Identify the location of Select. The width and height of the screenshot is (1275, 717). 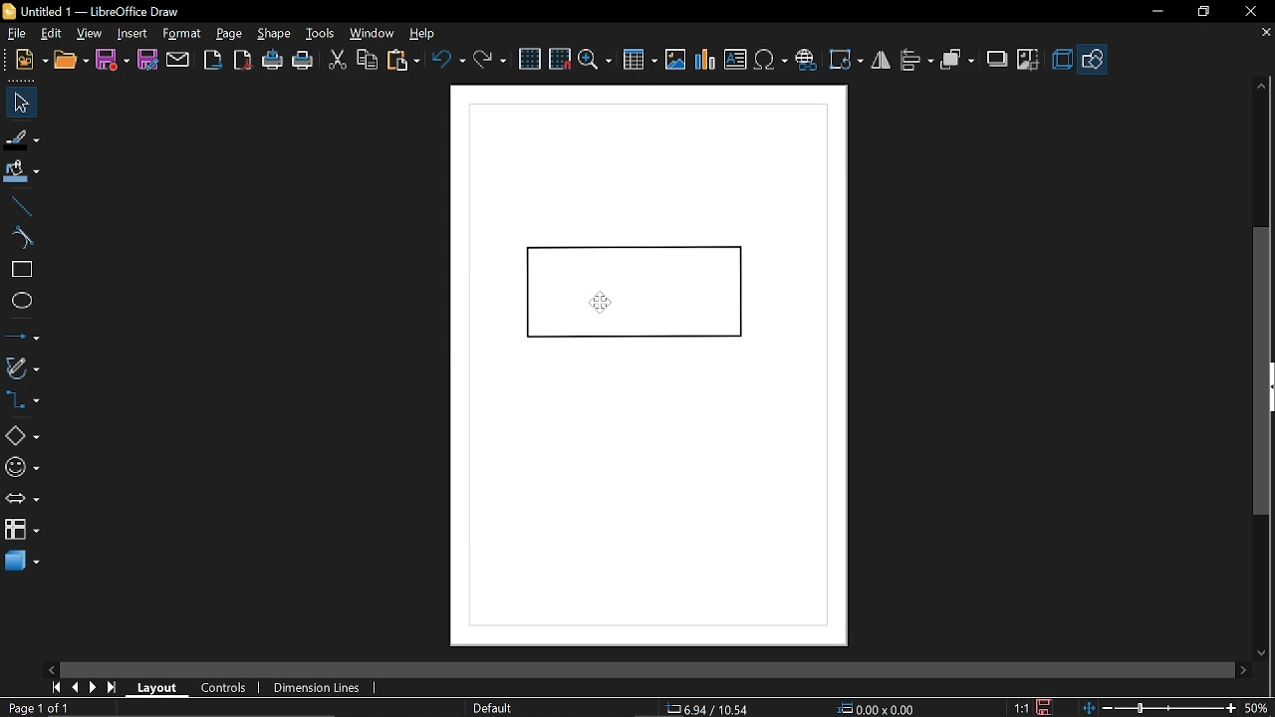
(18, 102).